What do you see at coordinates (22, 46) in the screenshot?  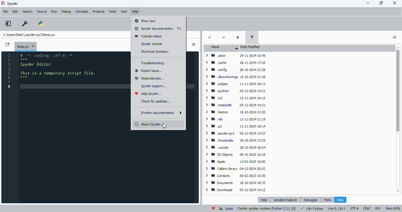 I see `temporary file` at bounding box center [22, 46].